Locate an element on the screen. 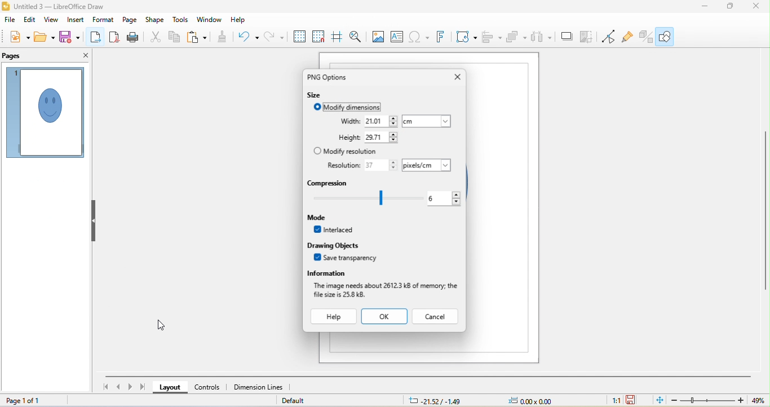  open is located at coordinates (46, 38).